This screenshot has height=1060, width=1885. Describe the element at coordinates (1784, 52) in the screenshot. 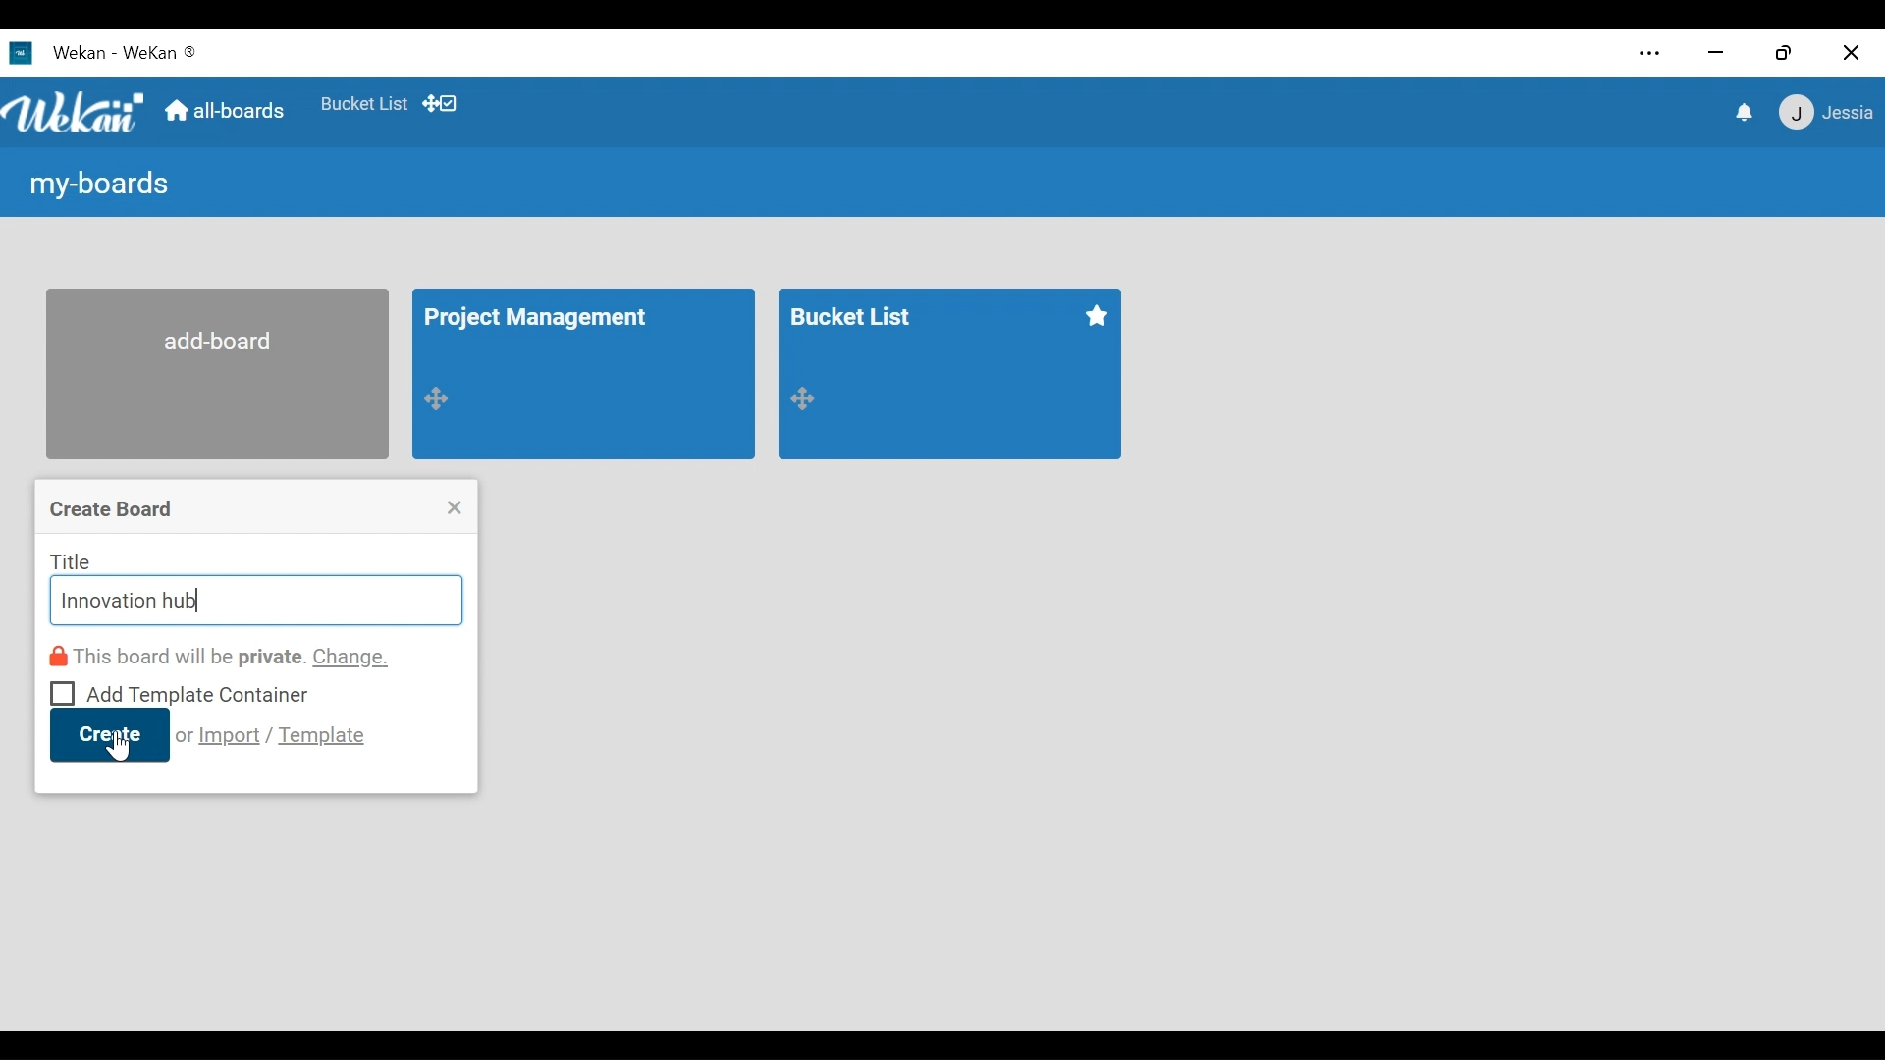

I see `Restore` at that location.